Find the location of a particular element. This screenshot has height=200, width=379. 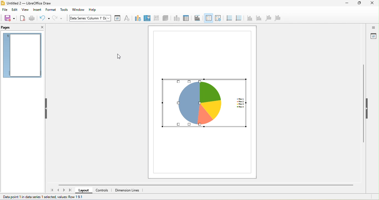

format is located at coordinates (51, 9).